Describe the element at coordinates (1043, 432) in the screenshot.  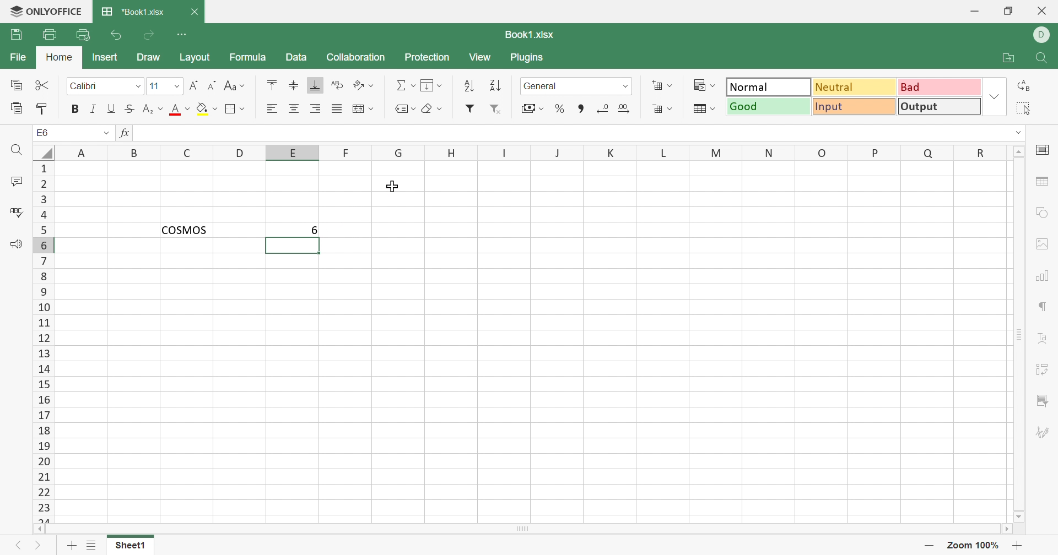
I see `Signature settings` at that location.